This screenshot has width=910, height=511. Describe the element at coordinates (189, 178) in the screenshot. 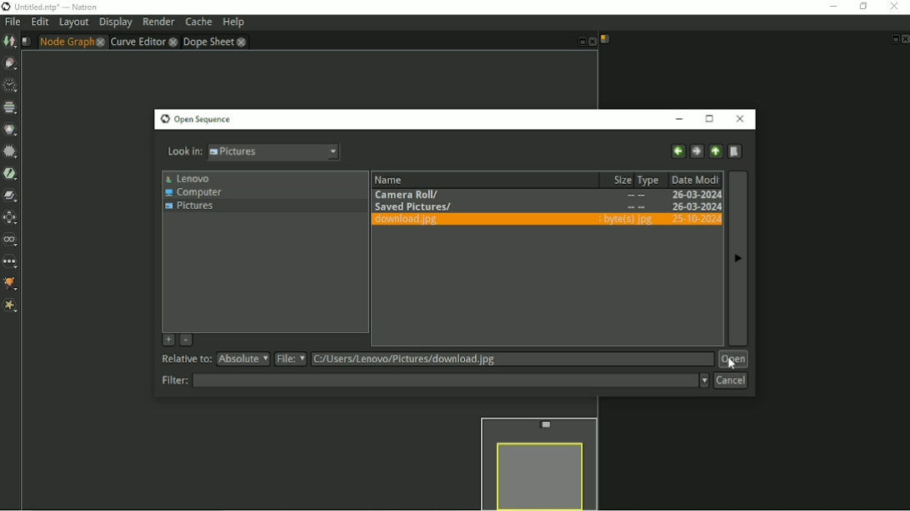

I see `Lenovo` at that location.